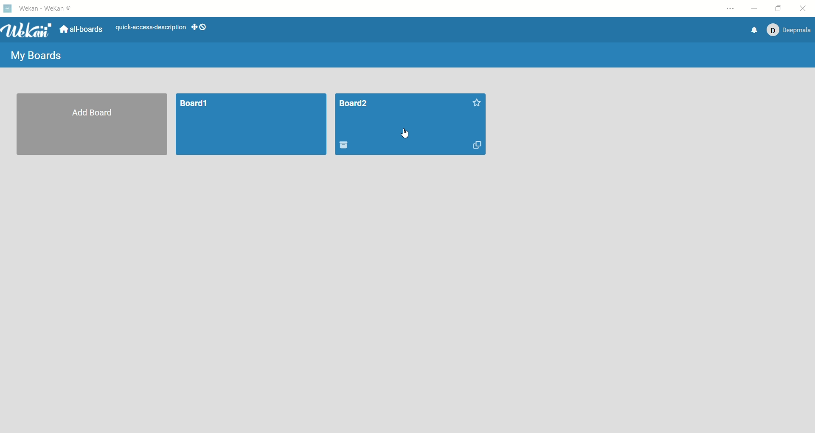  Describe the element at coordinates (789, 28) in the screenshot. I see `account` at that location.